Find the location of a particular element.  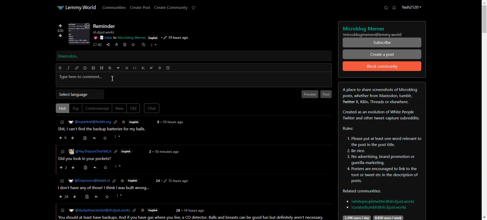

Support Lemmy is located at coordinates (194, 8).